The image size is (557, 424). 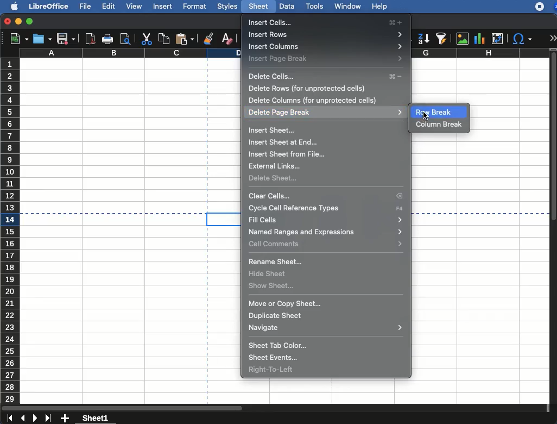 What do you see at coordinates (347, 7) in the screenshot?
I see `window` at bounding box center [347, 7].